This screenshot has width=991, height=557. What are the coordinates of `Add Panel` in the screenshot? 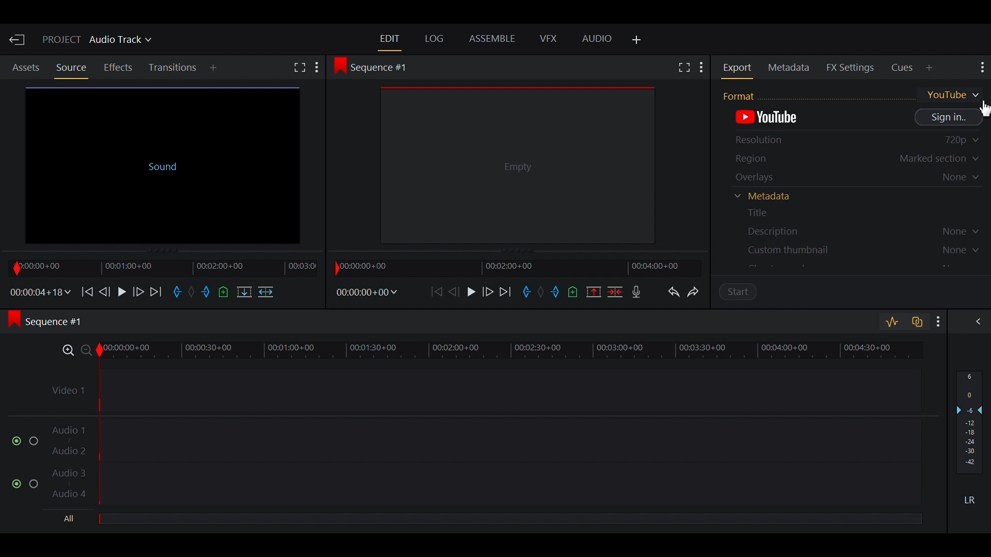 It's located at (215, 69).